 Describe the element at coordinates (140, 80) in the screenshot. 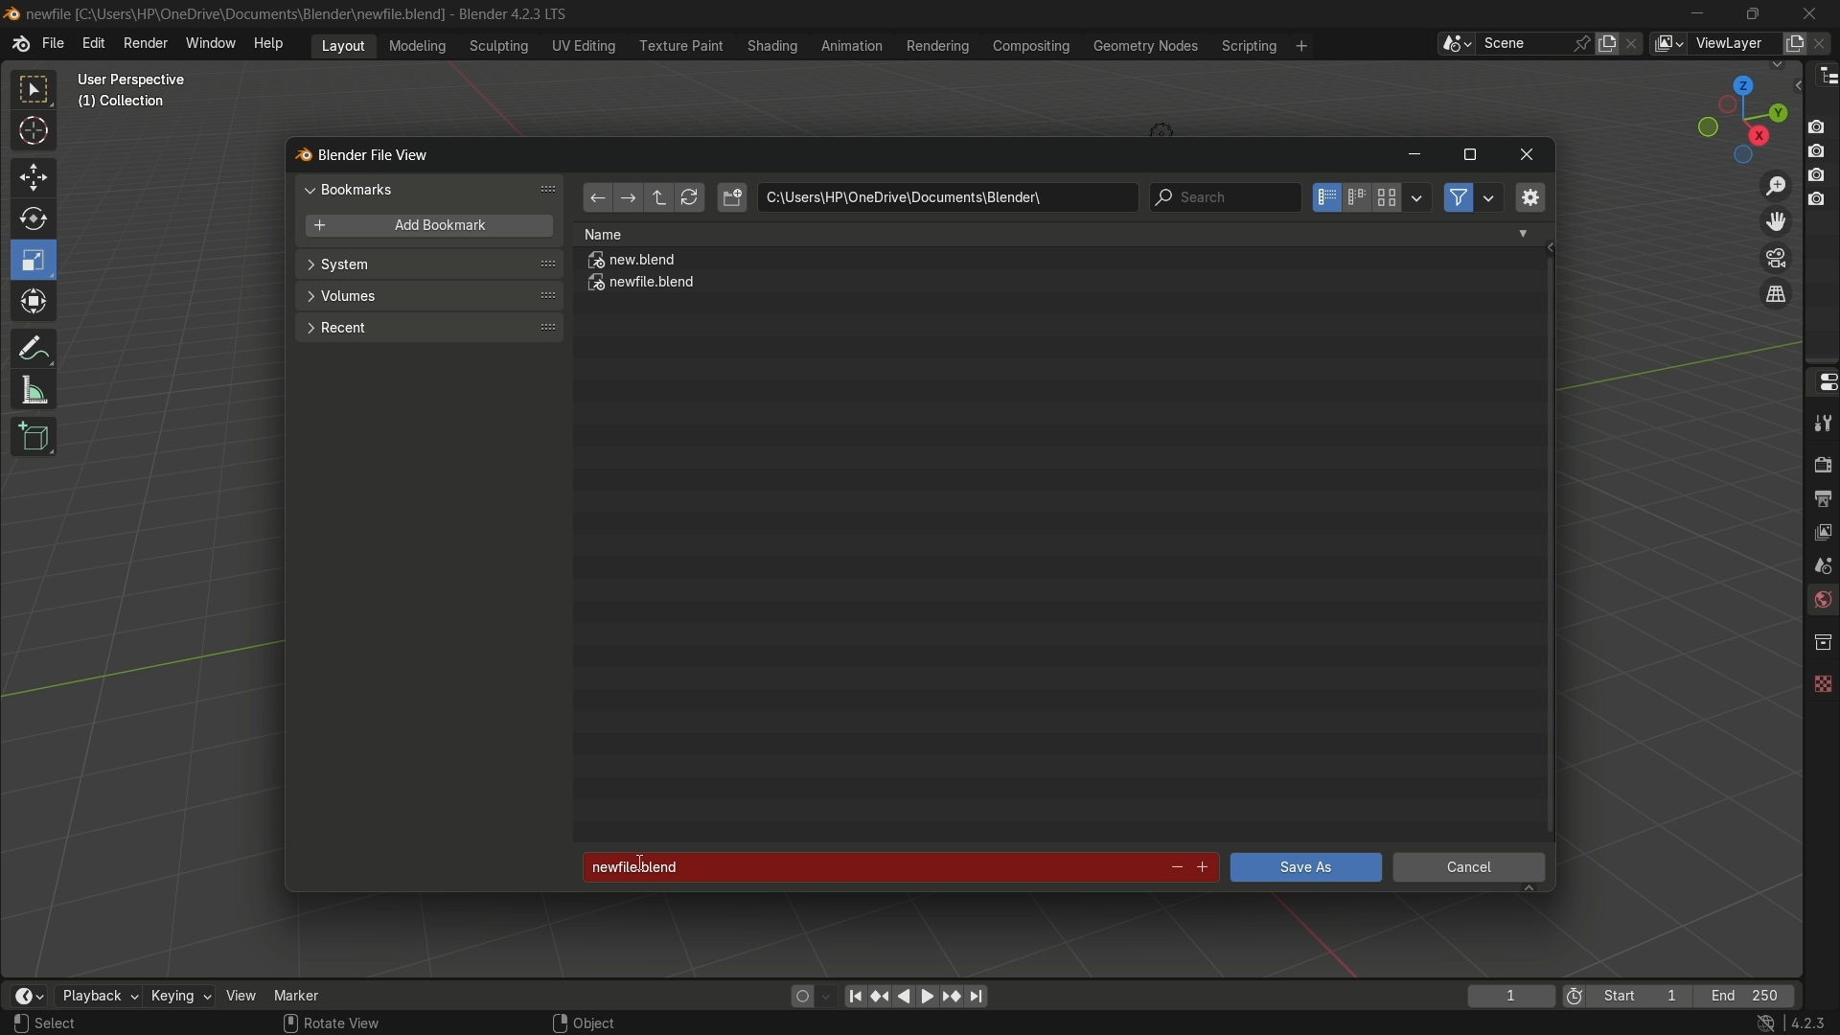

I see `User prepective` at that location.